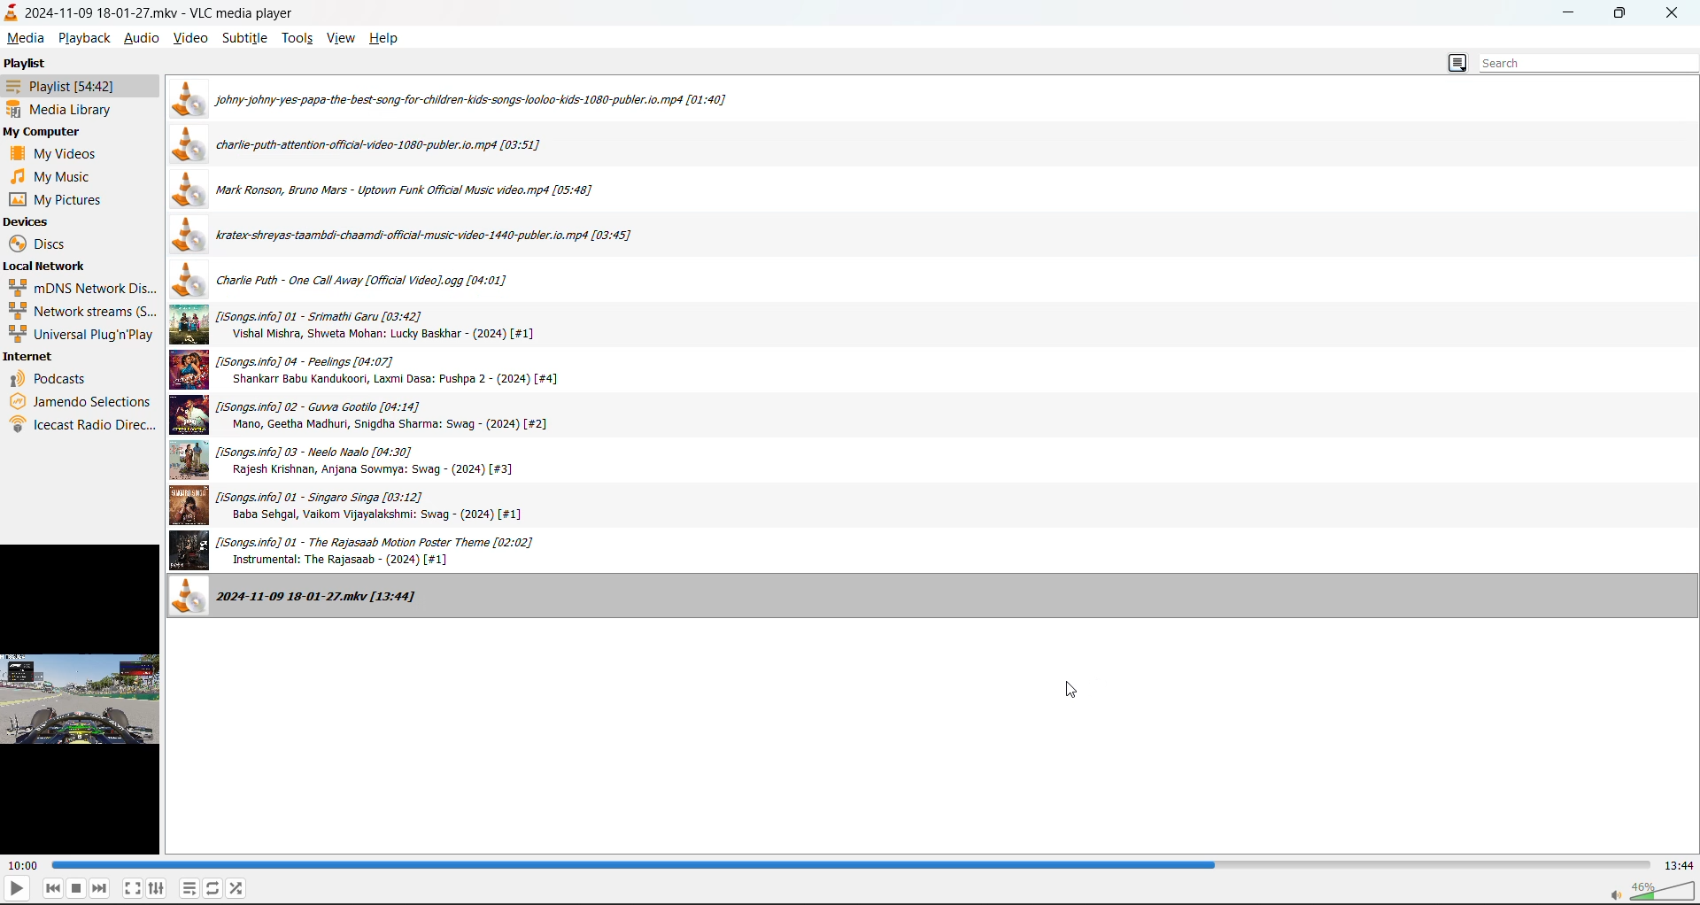  What do you see at coordinates (38, 243) in the screenshot?
I see `discs` at bounding box center [38, 243].